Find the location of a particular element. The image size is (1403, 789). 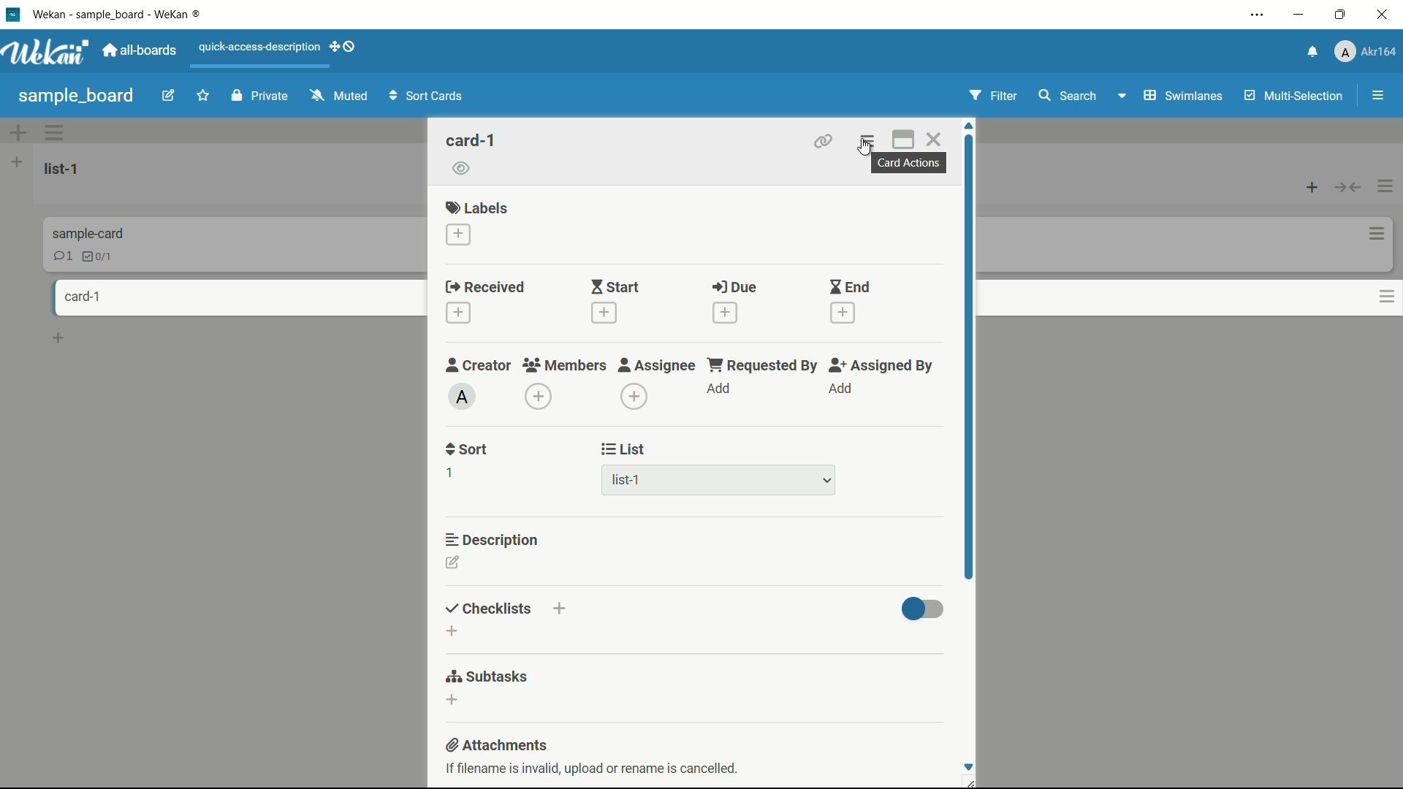

maximize is located at coordinates (1339, 15).